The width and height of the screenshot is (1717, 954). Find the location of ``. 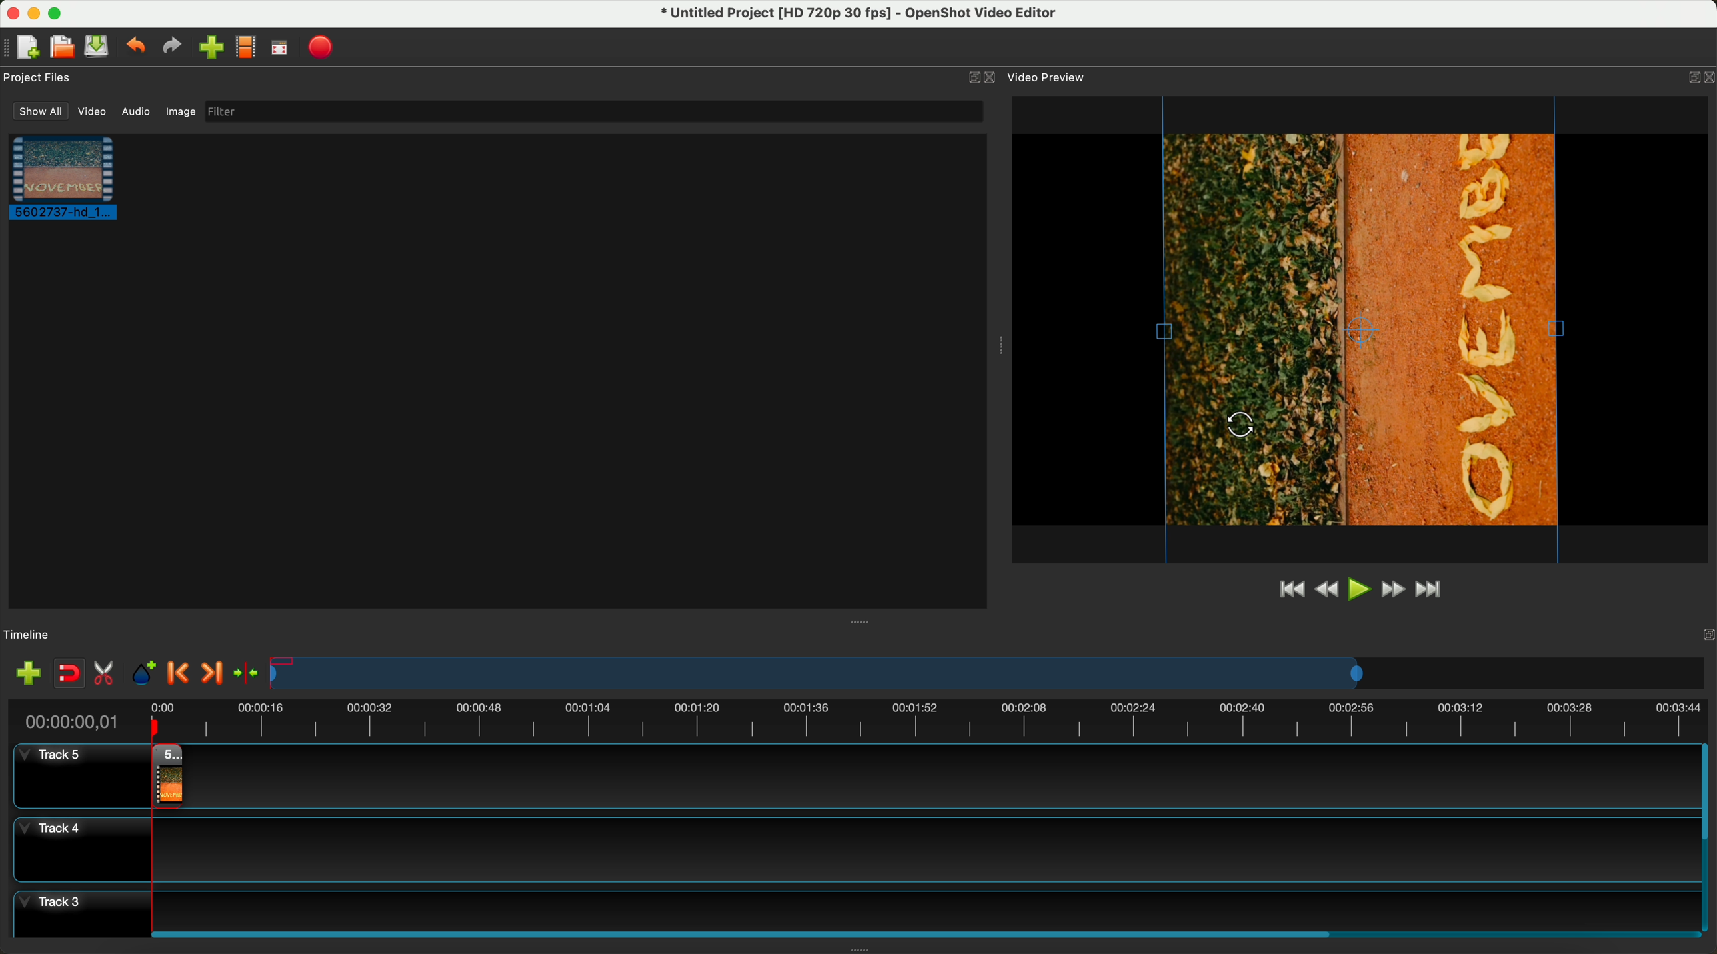

 is located at coordinates (862, 620).